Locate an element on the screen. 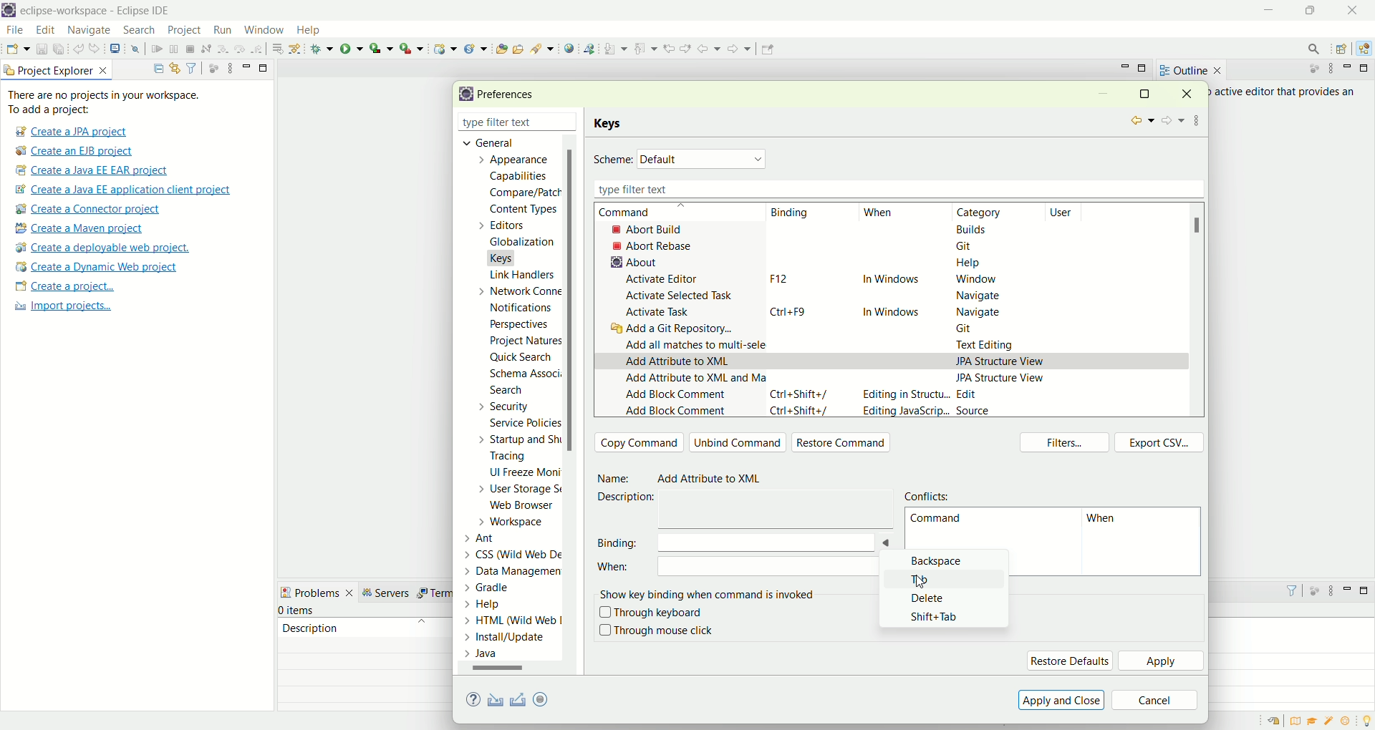 The height and width of the screenshot is (730, 1375). navigate is located at coordinates (979, 311).